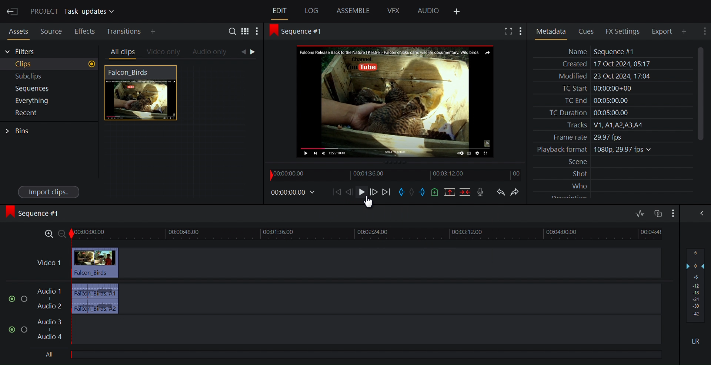 The image size is (711, 365). Describe the element at coordinates (456, 12) in the screenshot. I see `Add Panel` at that location.